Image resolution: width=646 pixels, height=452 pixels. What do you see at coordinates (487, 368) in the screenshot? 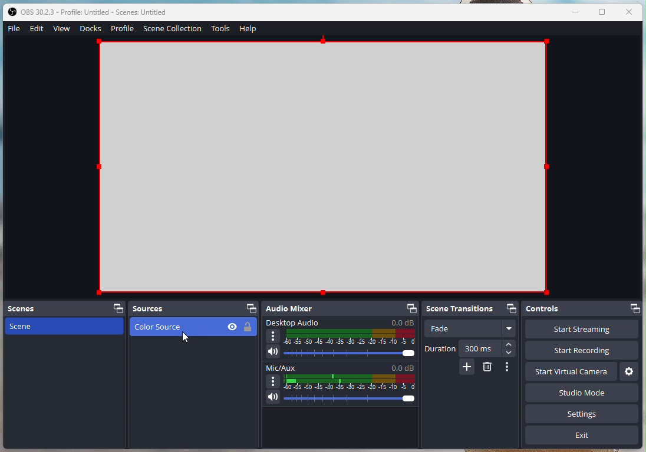
I see `Erase` at bounding box center [487, 368].